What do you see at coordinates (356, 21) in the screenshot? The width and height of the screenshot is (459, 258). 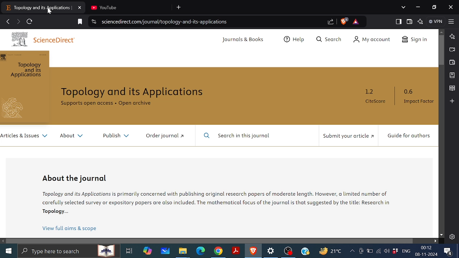 I see `Rewards` at bounding box center [356, 21].